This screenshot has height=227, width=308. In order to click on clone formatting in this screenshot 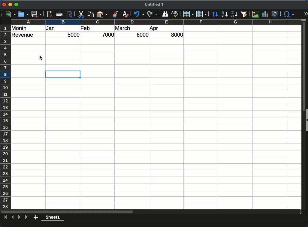, I will do `click(115, 14)`.